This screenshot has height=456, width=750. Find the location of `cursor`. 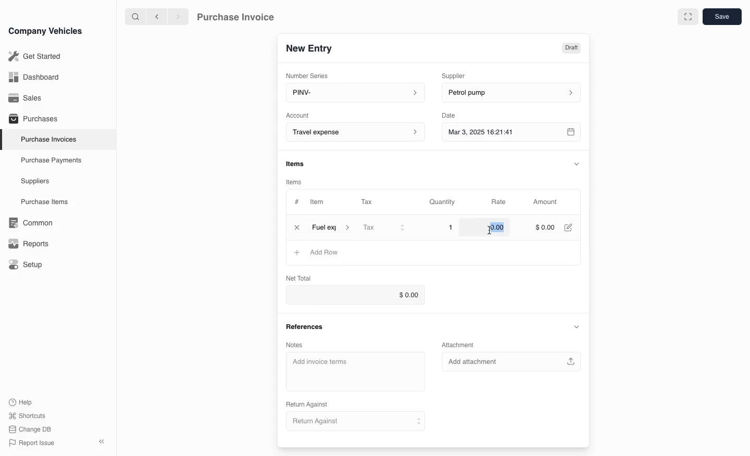

cursor is located at coordinates (487, 230).